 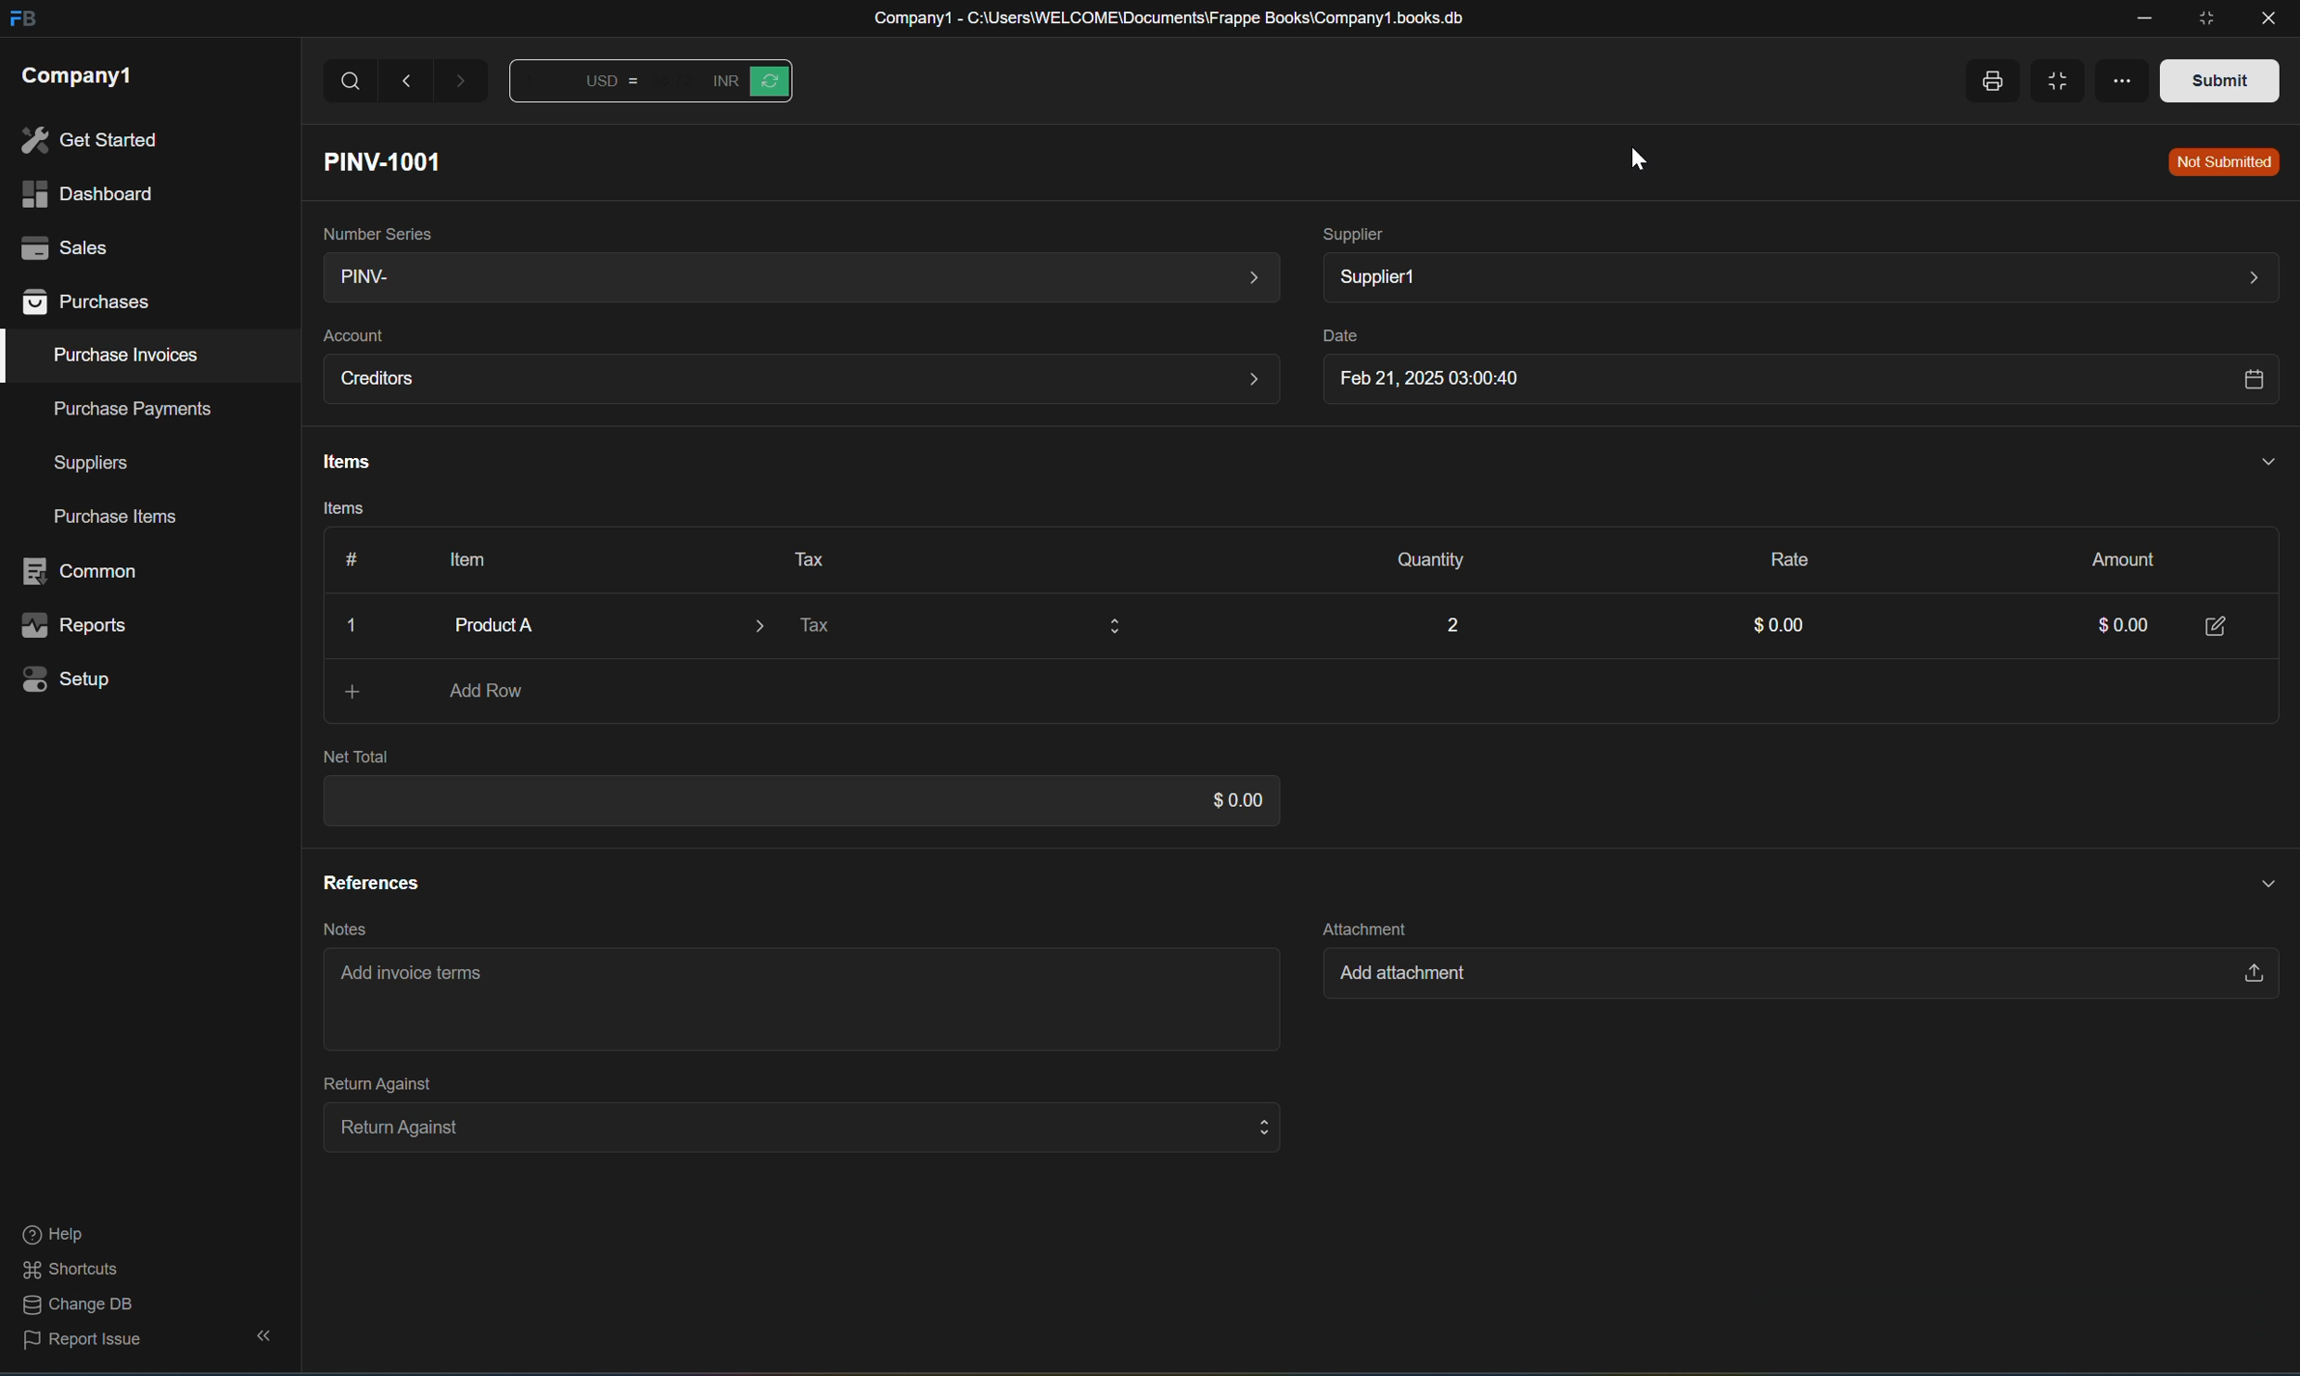 What do you see at coordinates (259, 1337) in the screenshot?
I see `hide` at bounding box center [259, 1337].